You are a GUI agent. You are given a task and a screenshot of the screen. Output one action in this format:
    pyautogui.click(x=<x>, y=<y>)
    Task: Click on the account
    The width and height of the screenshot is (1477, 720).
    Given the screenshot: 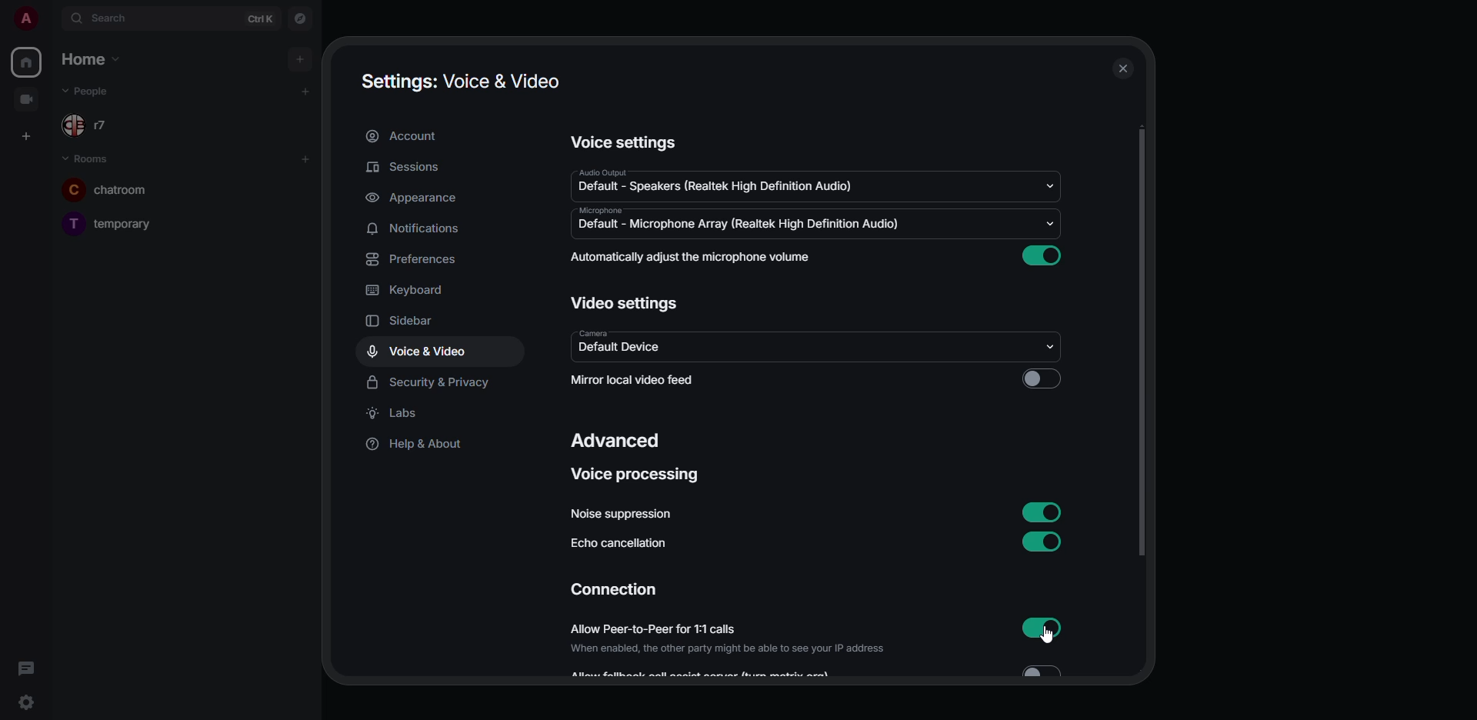 What is the action you would take?
    pyautogui.click(x=402, y=137)
    